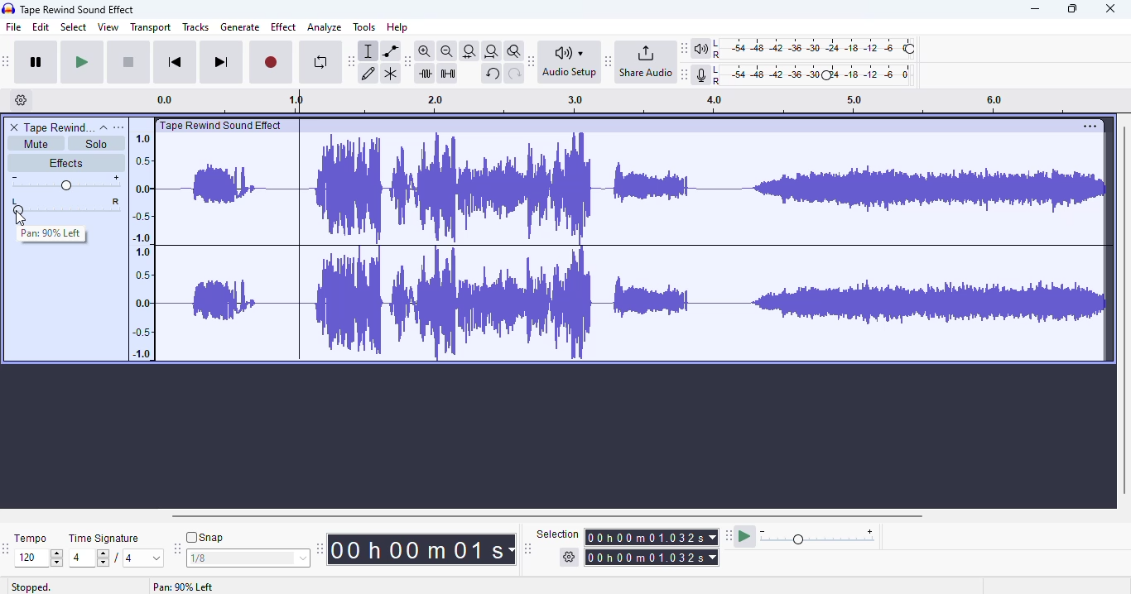 Image resolution: width=1131 pixels, height=594 pixels. Describe the element at coordinates (448, 74) in the screenshot. I see `silence audio selection` at that location.